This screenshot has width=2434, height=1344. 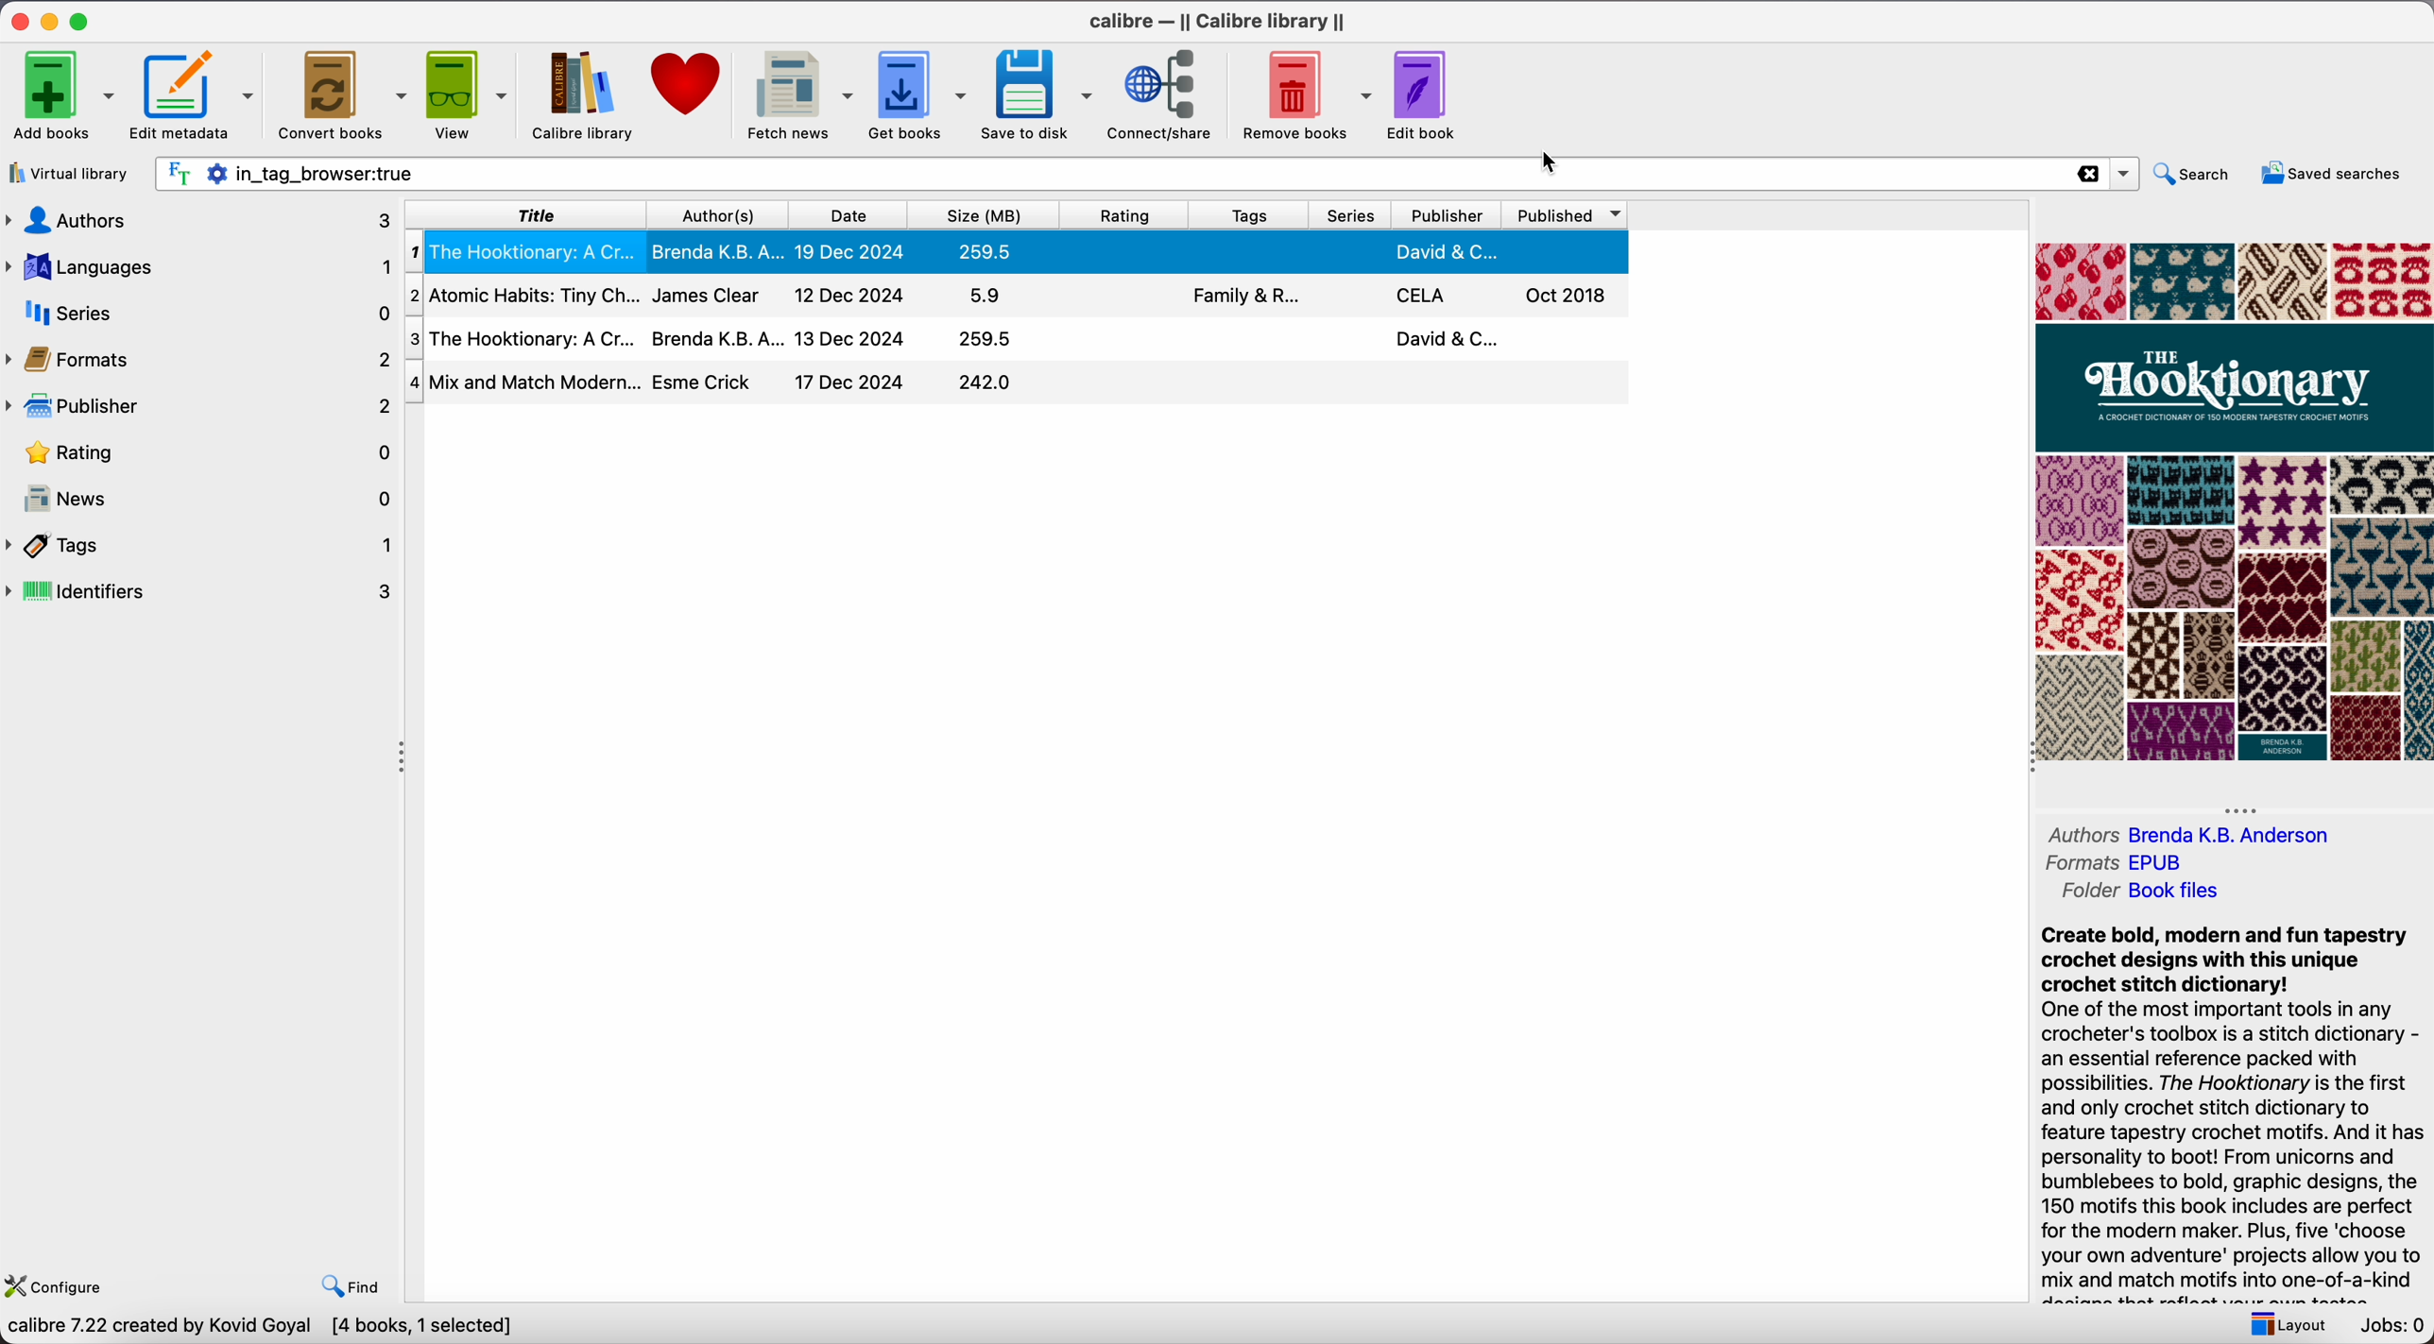 I want to click on view, so click(x=465, y=95).